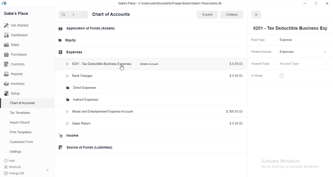 The image size is (333, 177). What do you see at coordinates (17, 55) in the screenshot?
I see `Purchases` at bounding box center [17, 55].